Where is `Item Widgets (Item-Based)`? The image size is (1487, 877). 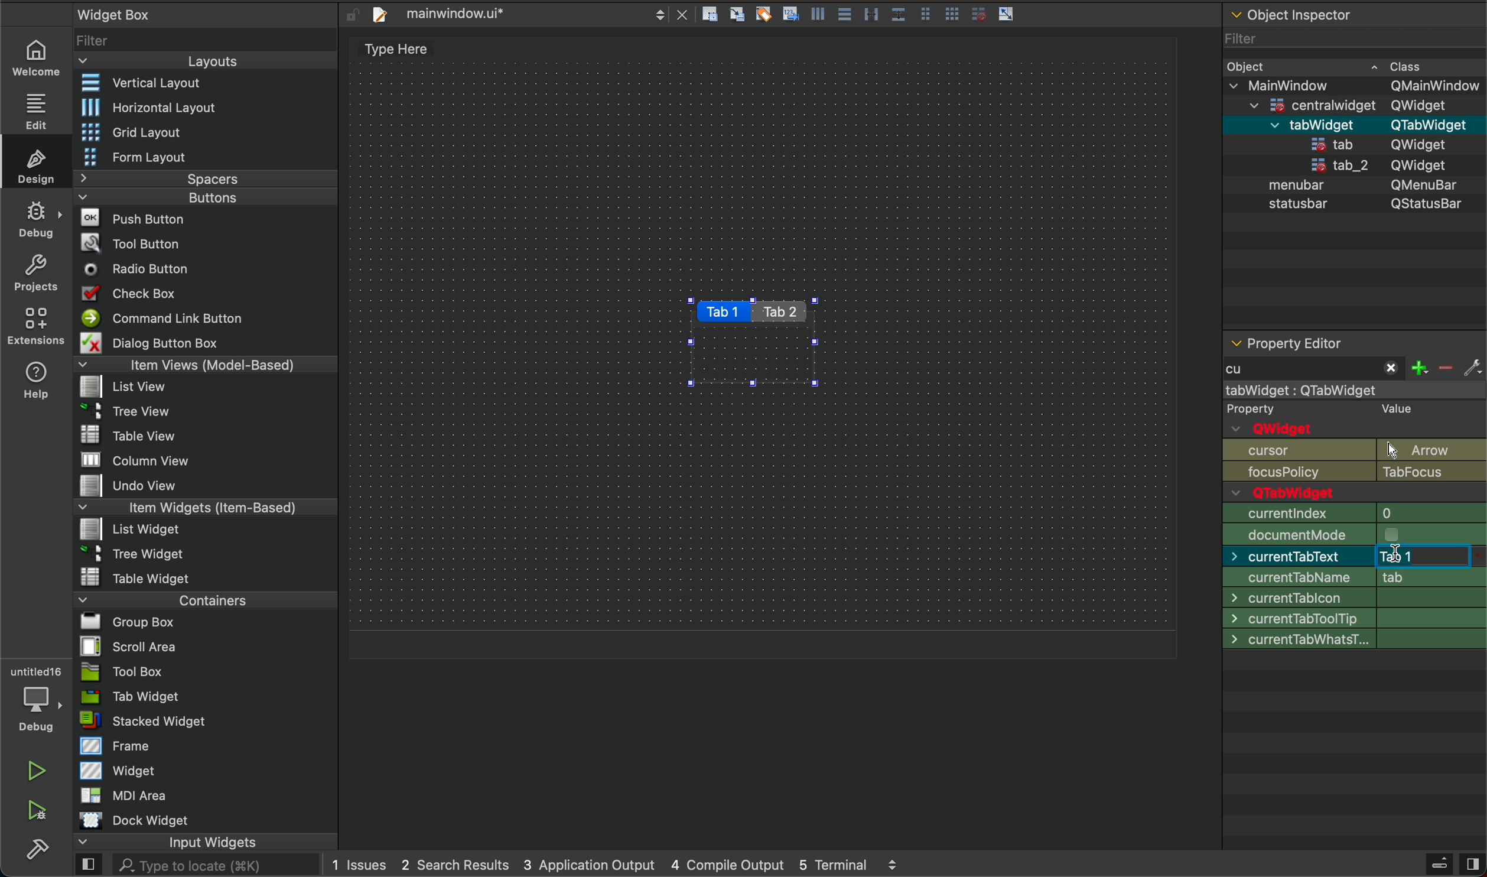 Item Widgets (Item-Based) is located at coordinates (207, 508).